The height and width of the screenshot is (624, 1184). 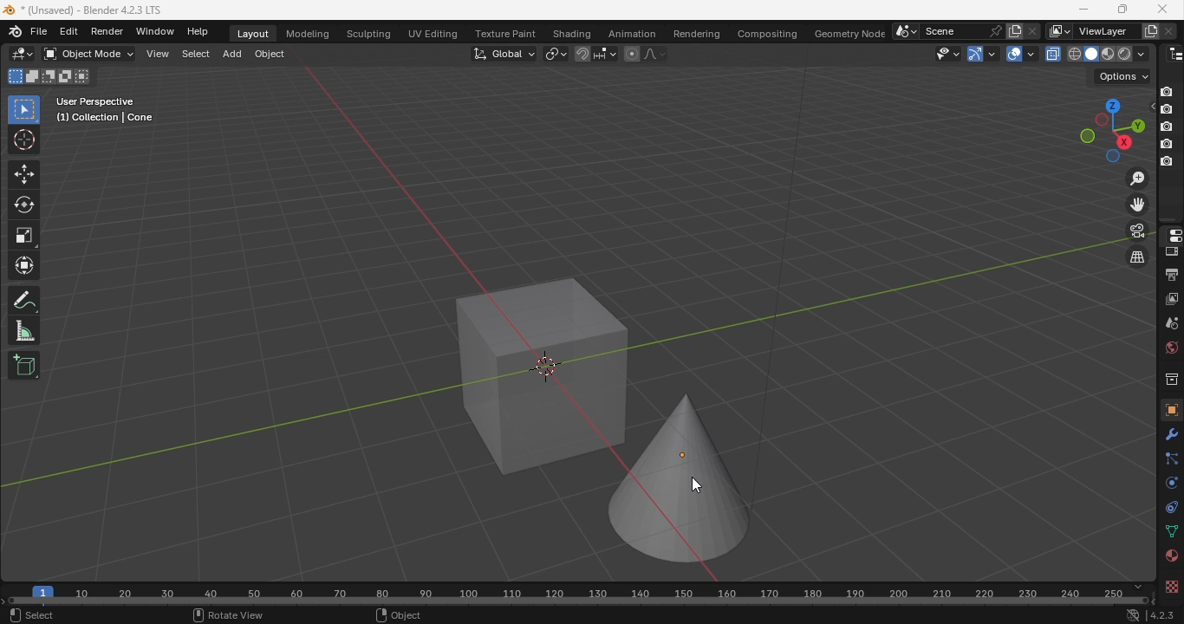 What do you see at coordinates (507, 35) in the screenshot?
I see `Texture paint` at bounding box center [507, 35].